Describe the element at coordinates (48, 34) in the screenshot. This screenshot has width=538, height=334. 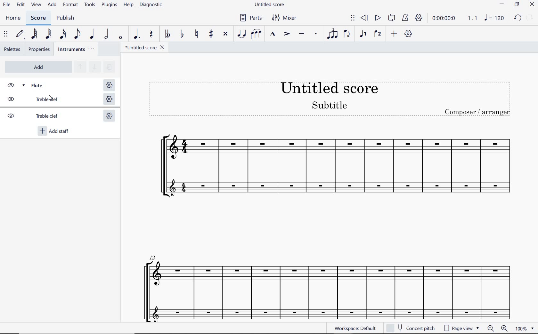
I see `32ND NOTE` at that location.